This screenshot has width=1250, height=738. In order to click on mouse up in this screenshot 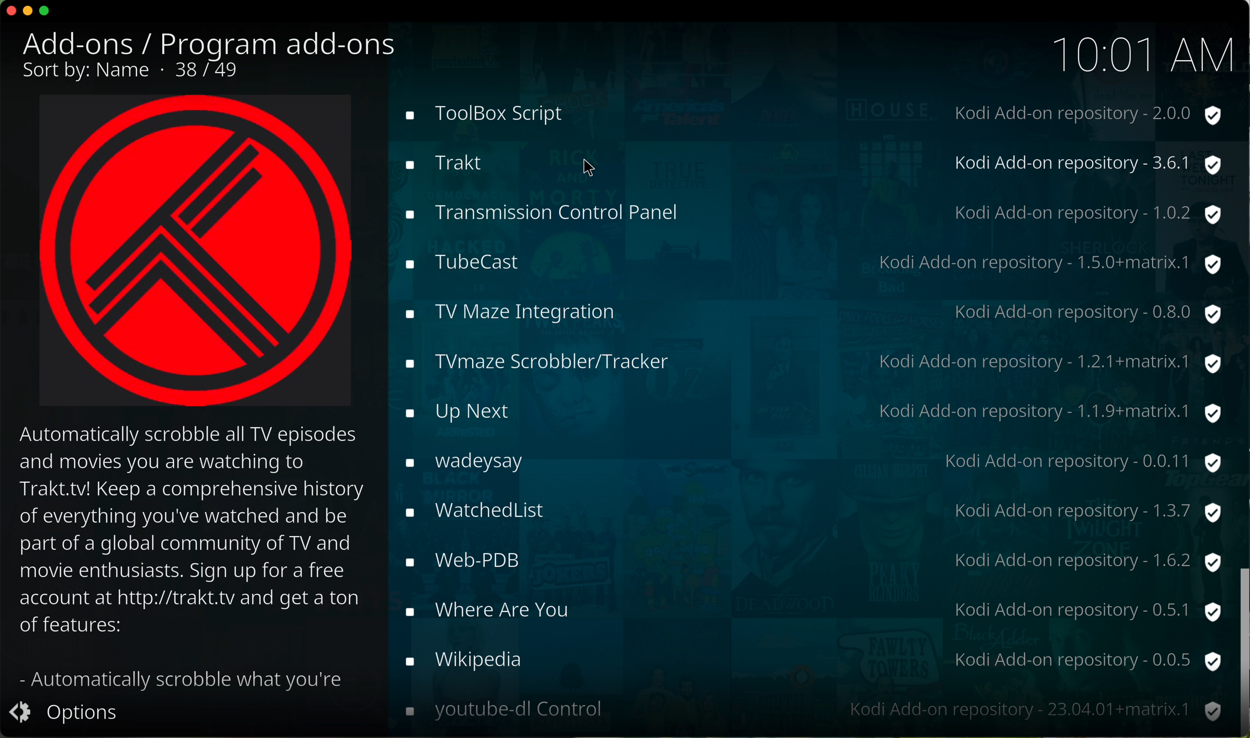, I will do `click(1242, 648)`.